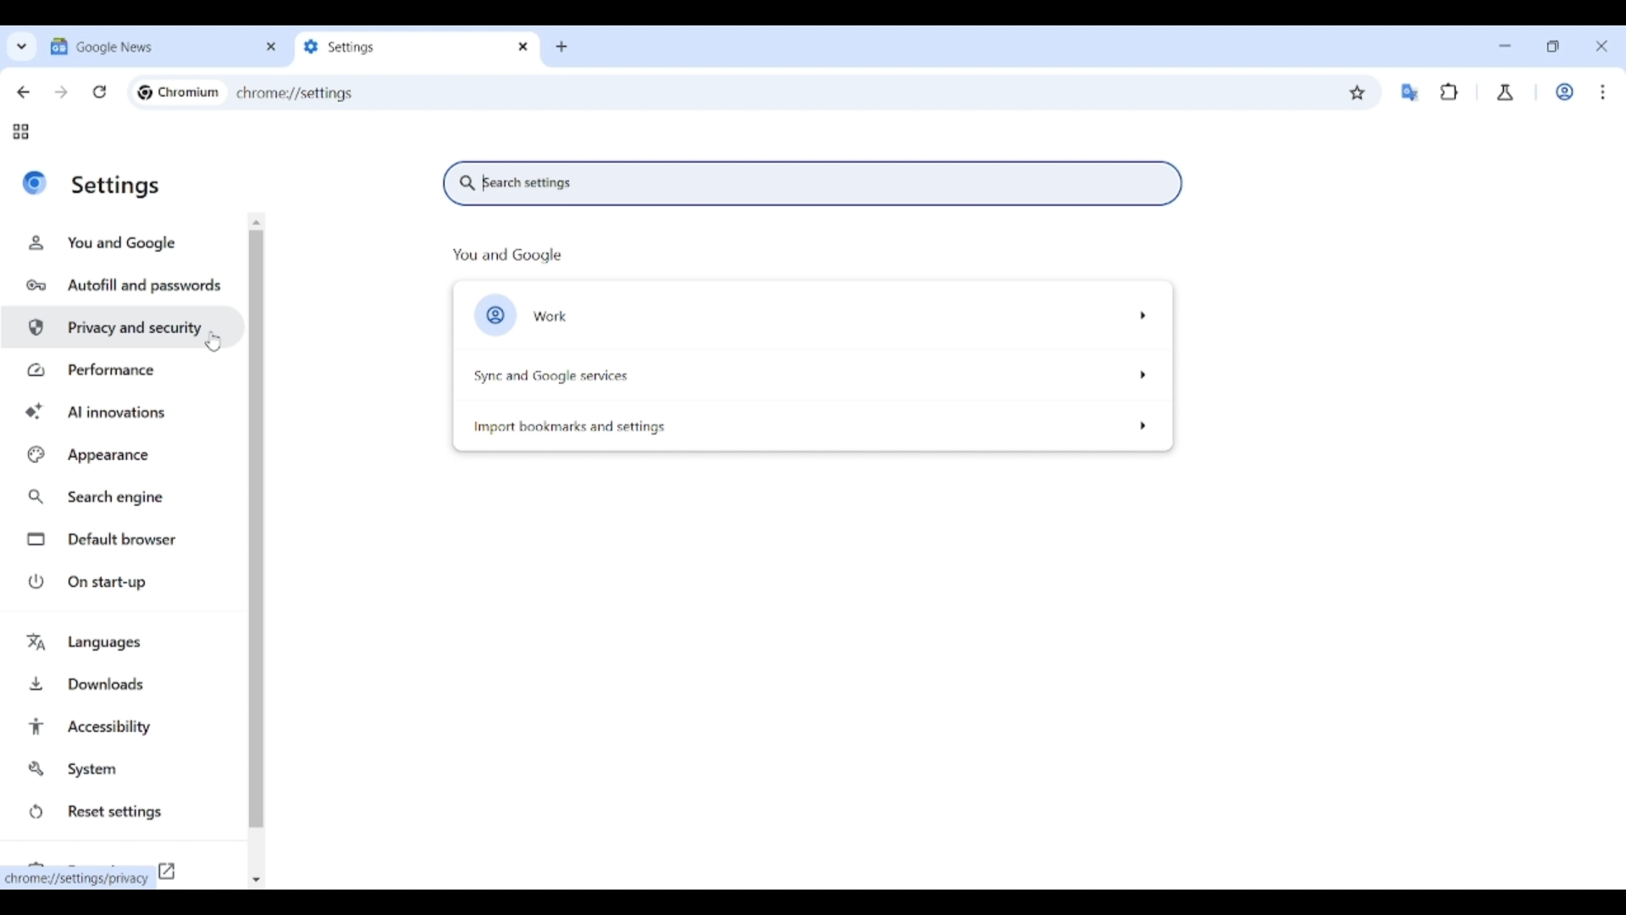 This screenshot has height=915, width=1626. What do you see at coordinates (256, 530) in the screenshot?
I see `Vertical slide bar` at bounding box center [256, 530].